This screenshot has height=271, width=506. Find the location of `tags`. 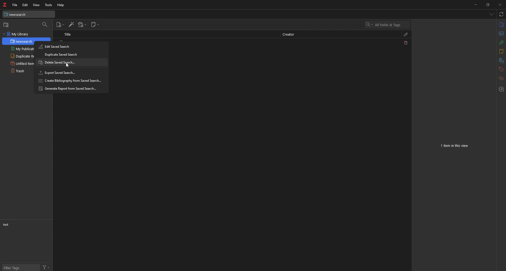

tags is located at coordinates (501, 69).